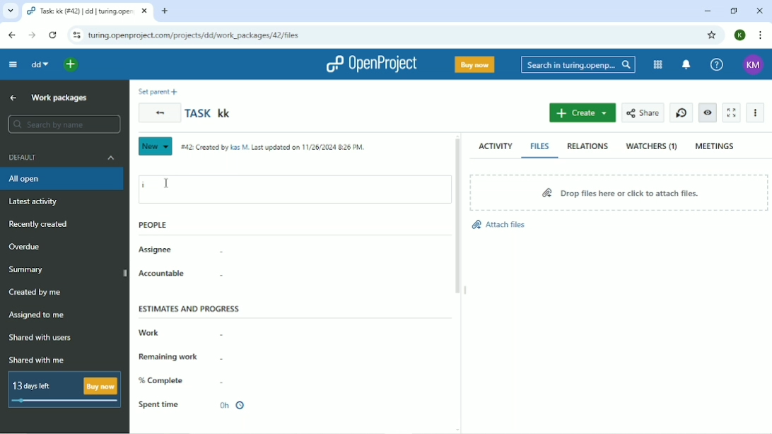 The image size is (772, 434). What do you see at coordinates (64, 179) in the screenshot?
I see `All open` at bounding box center [64, 179].